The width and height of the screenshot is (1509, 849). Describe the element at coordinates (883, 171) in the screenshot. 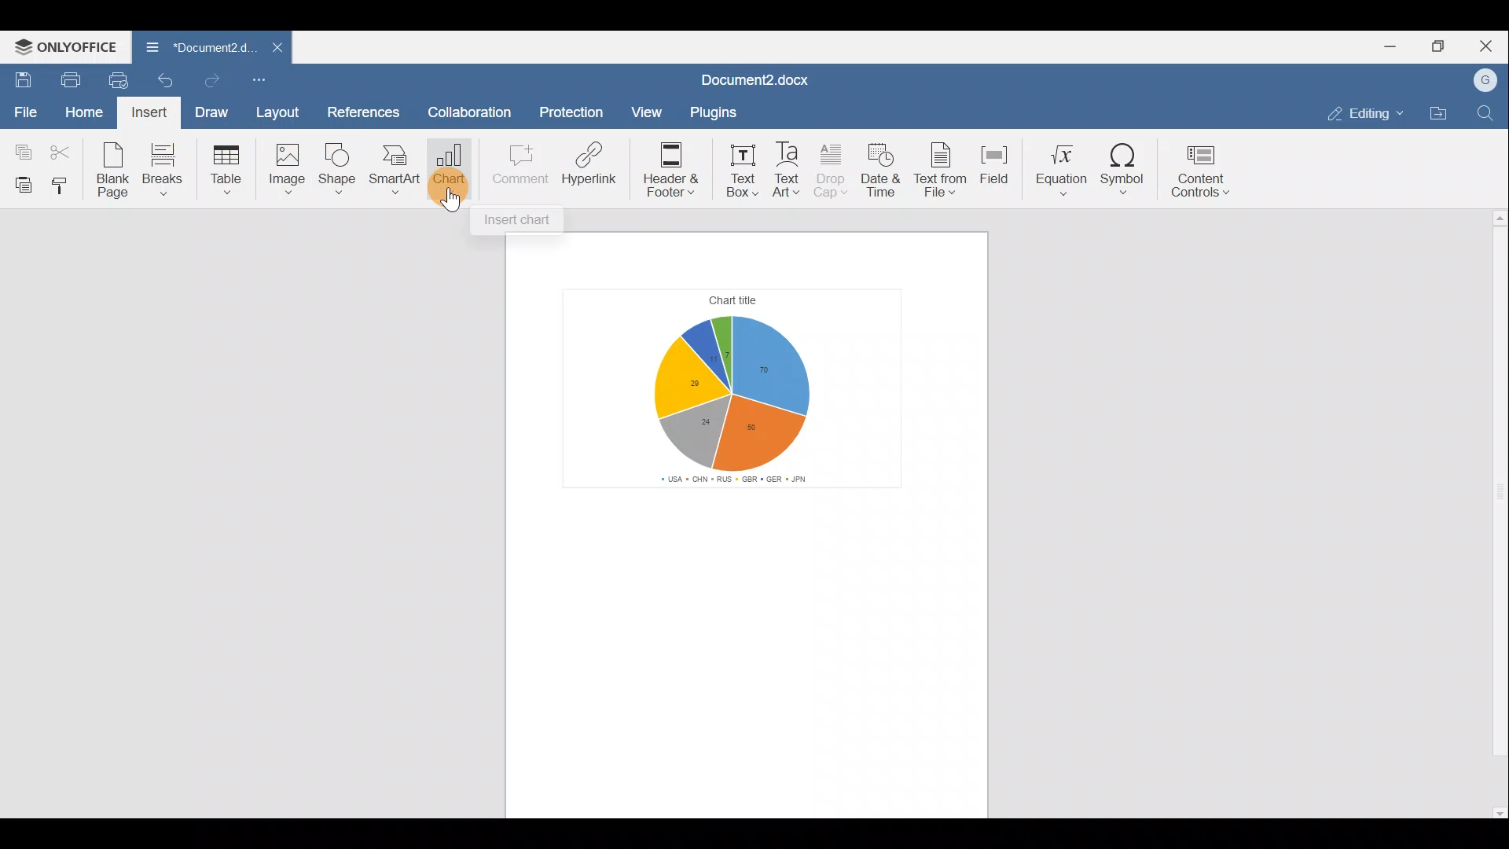

I see `Date & time` at that location.